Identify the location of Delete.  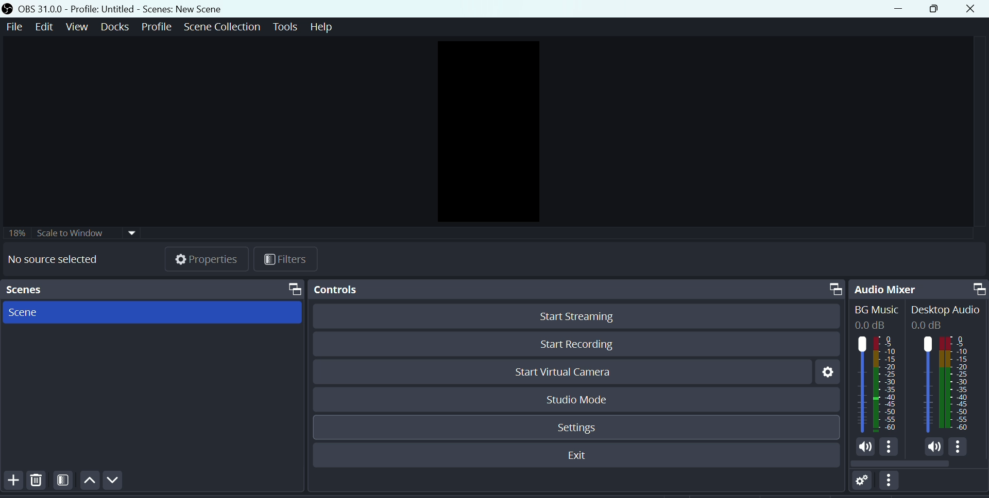
(41, 484).